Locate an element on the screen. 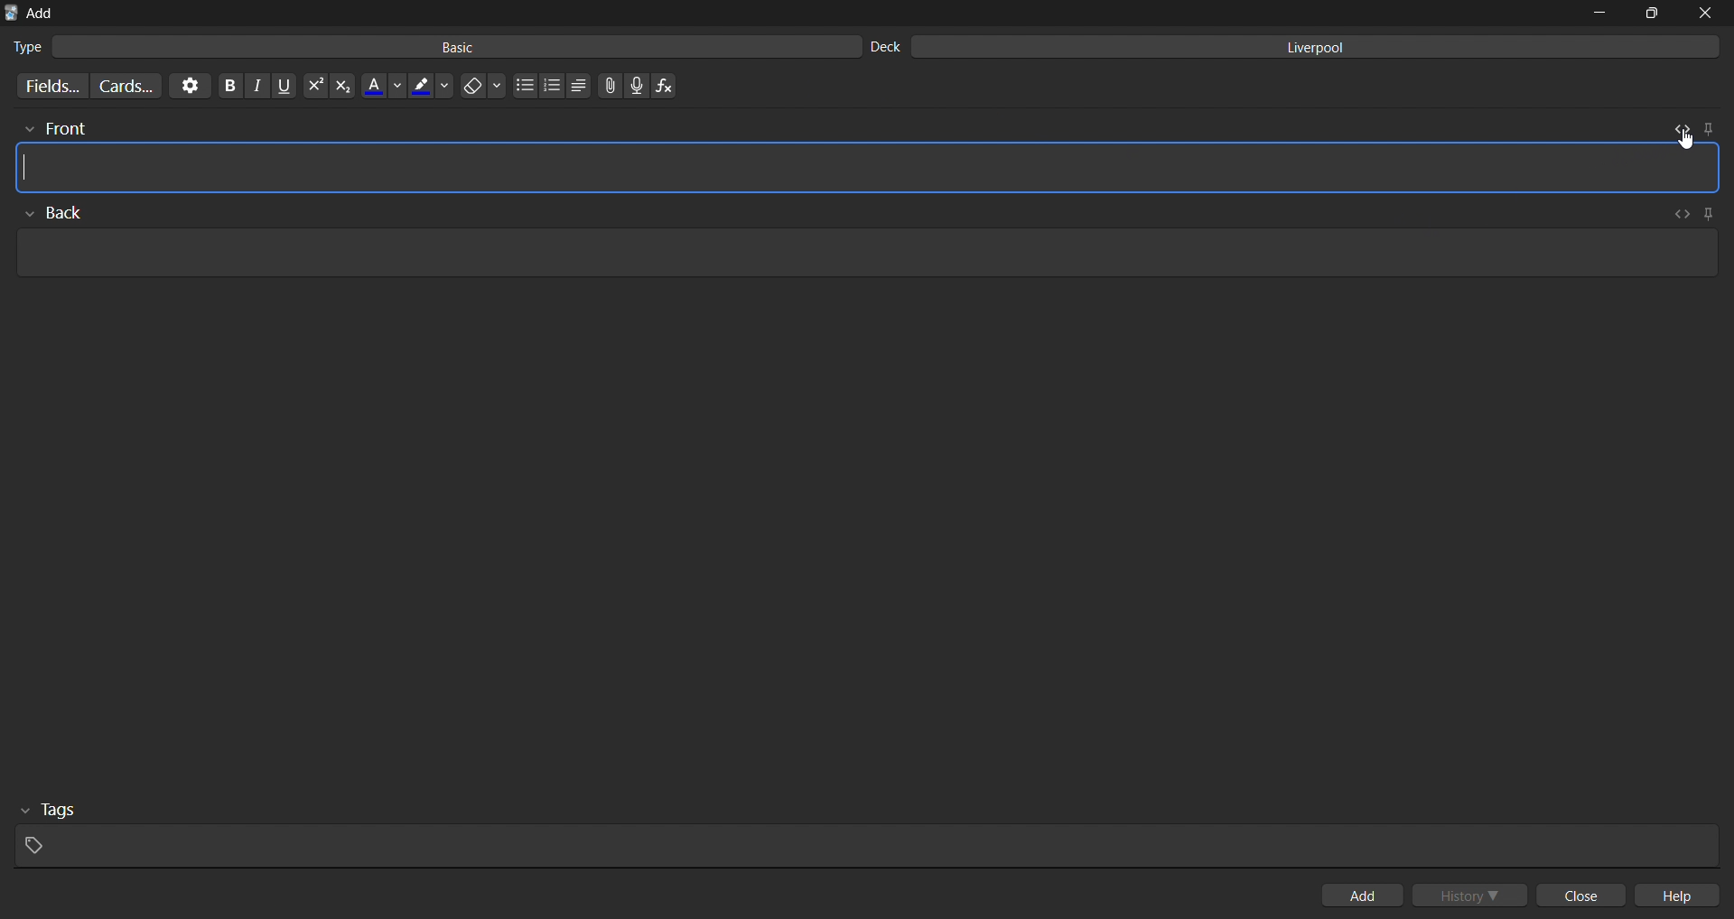  card back input field is located at coordinates (869, 255).